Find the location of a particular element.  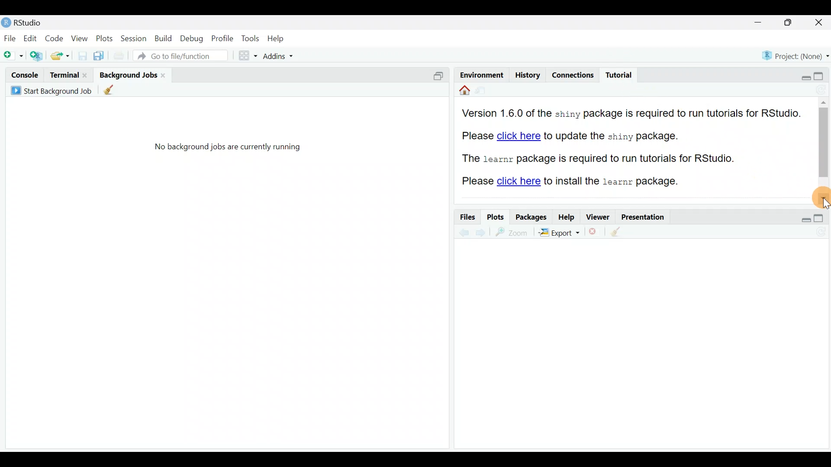

Next plot is located at coordinates (480, 232).